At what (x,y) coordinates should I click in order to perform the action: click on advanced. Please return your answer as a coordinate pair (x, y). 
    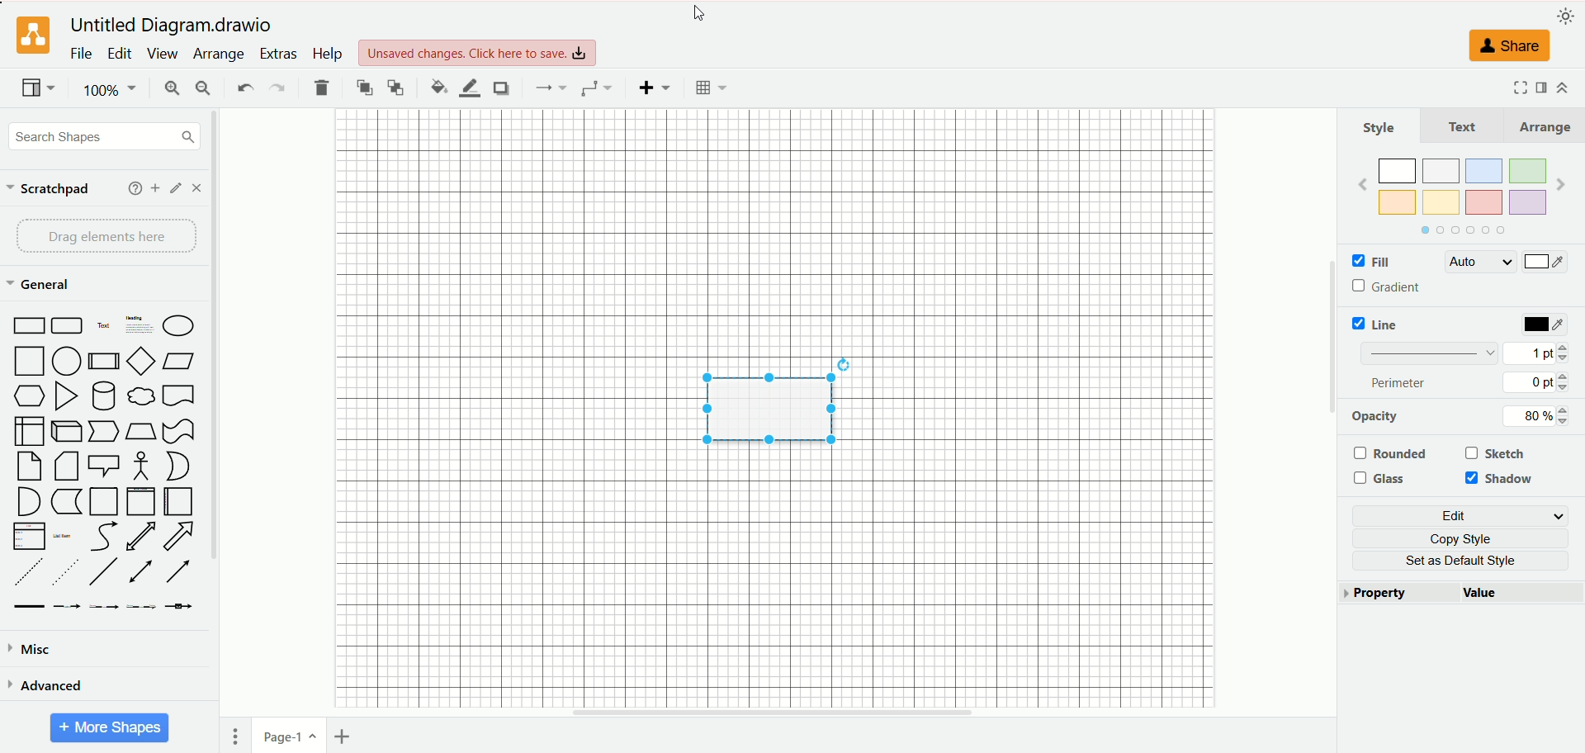
    Looking at the image, I should click on (45, 684).